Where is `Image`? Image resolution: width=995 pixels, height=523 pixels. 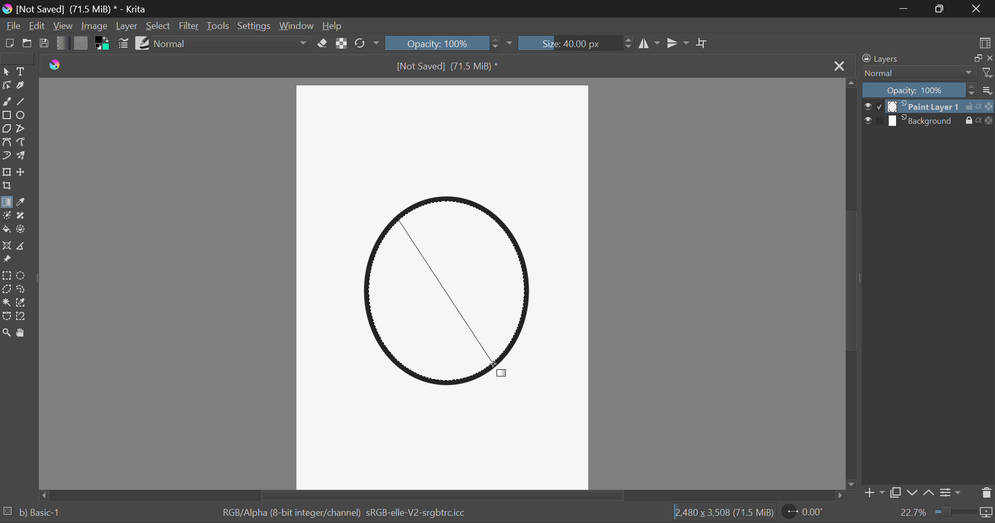
Image is located at coordinates (95, 27).